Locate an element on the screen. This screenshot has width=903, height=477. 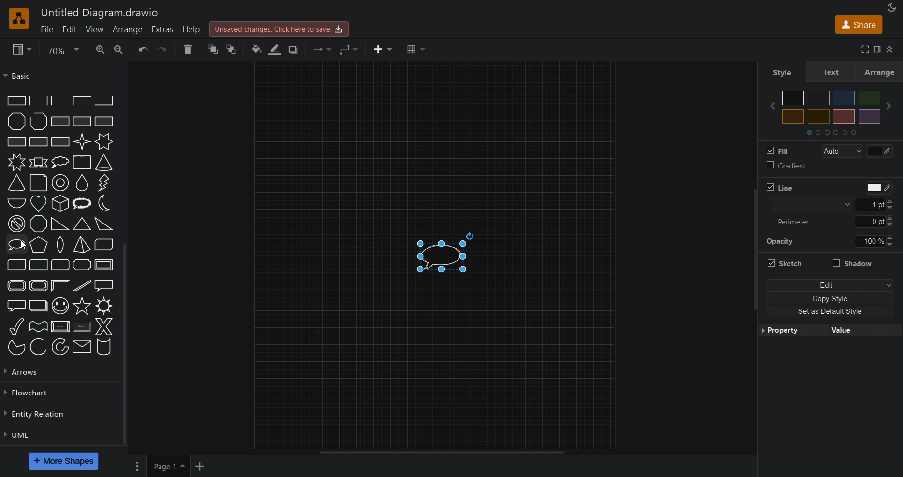
Partial Rectangle is located at coordinates (38, 100).